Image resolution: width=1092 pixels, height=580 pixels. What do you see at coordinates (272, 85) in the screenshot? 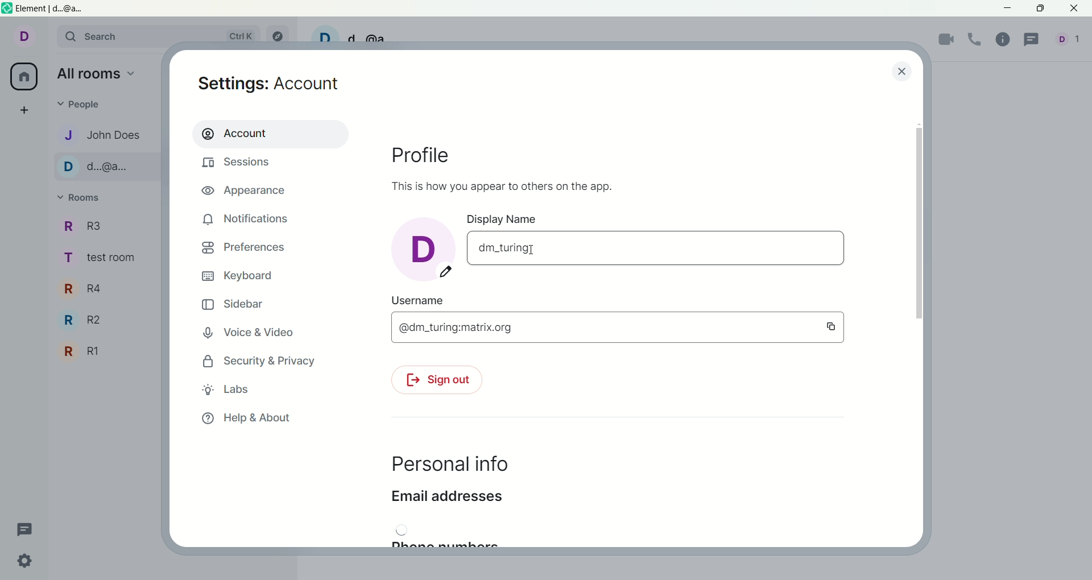
I see `settings: account` at bounding box center [272, 85].